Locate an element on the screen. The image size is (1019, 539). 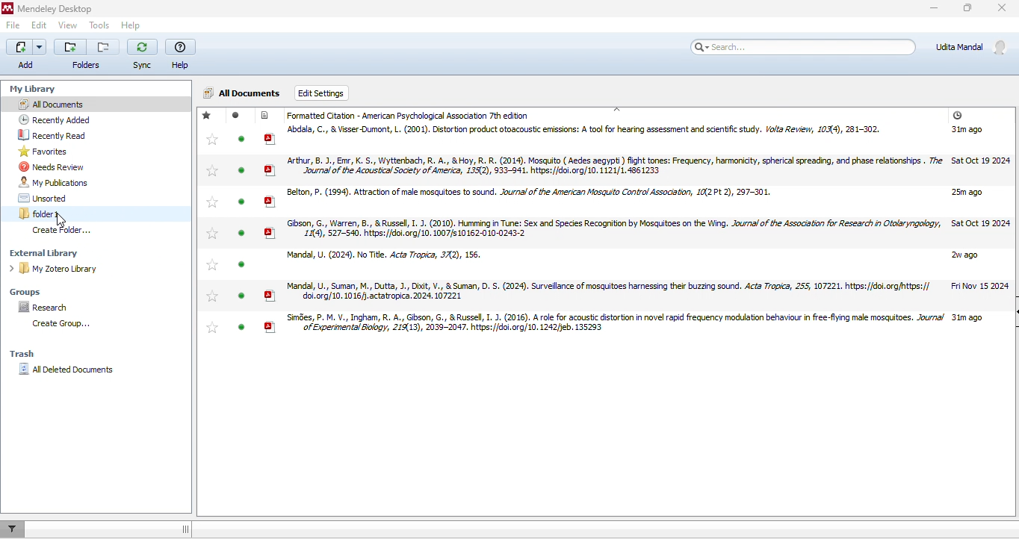
edit settings is located at coordinates (344, 93).